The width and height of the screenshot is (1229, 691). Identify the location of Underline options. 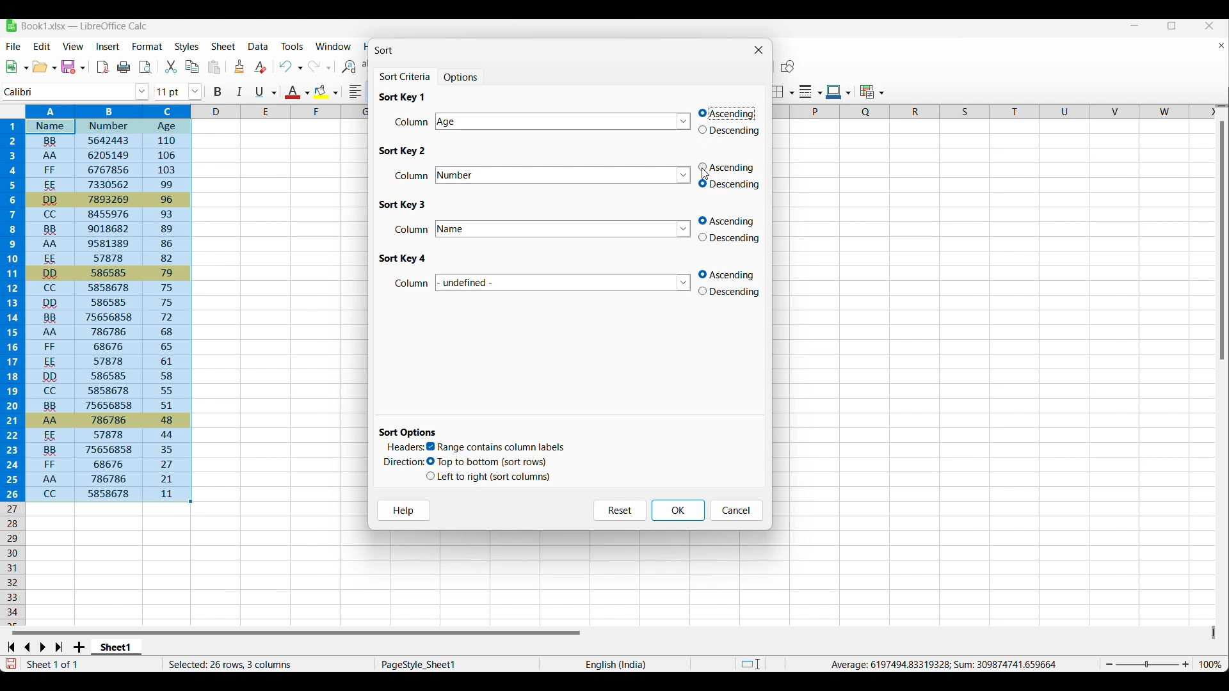
(266, 92).